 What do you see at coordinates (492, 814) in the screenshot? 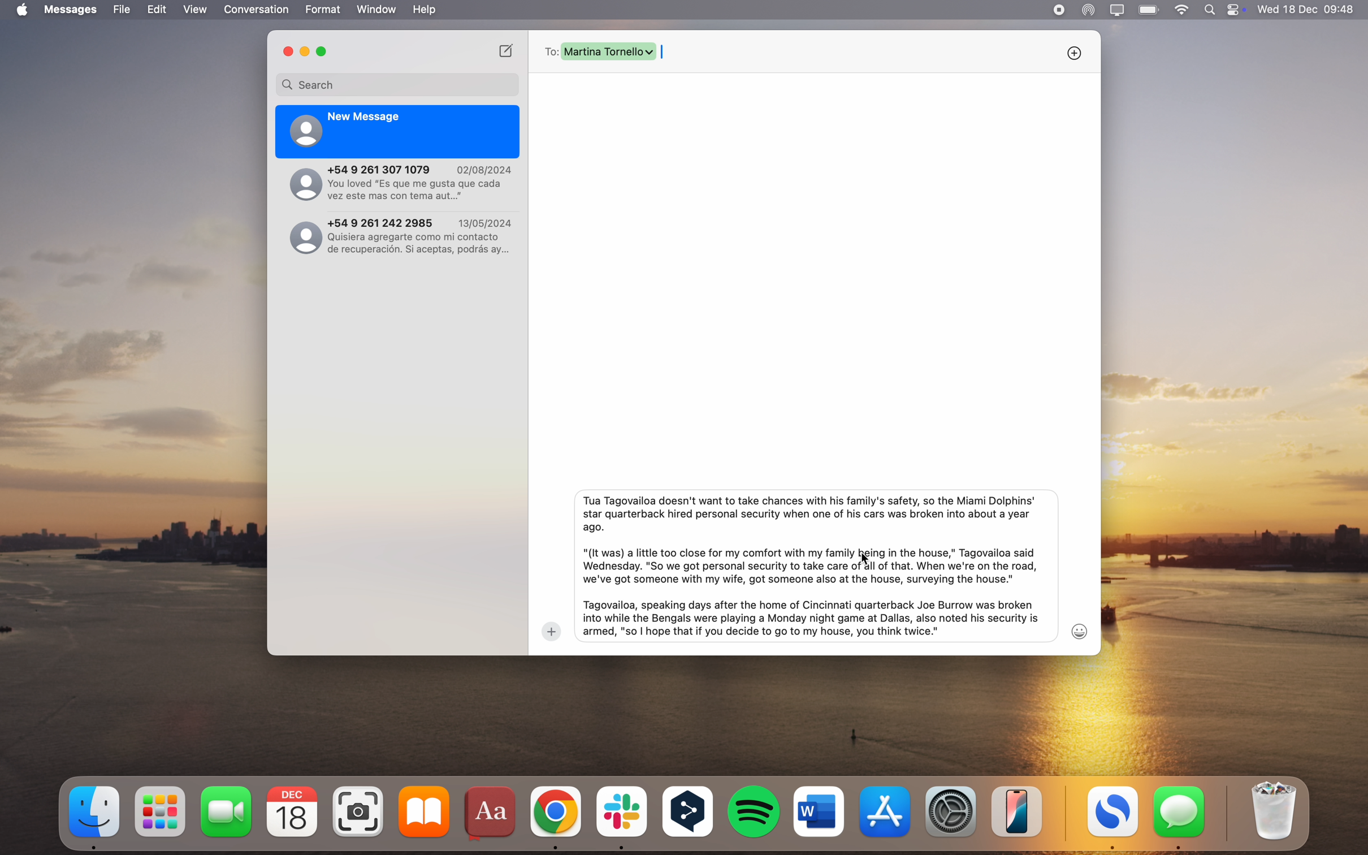
I see `dictonary` at bounding box center [492, 814].